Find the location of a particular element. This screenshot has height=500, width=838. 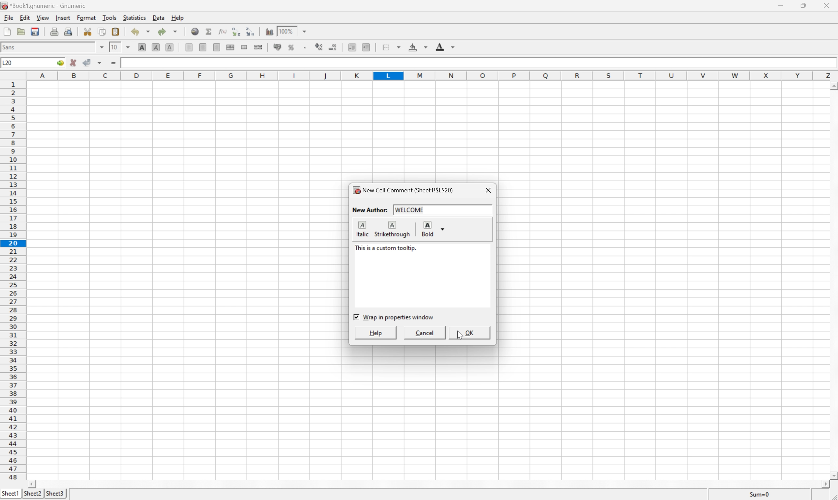

Set the format of the selected cells to include a thousands separator is located at coordinates (306, 47).